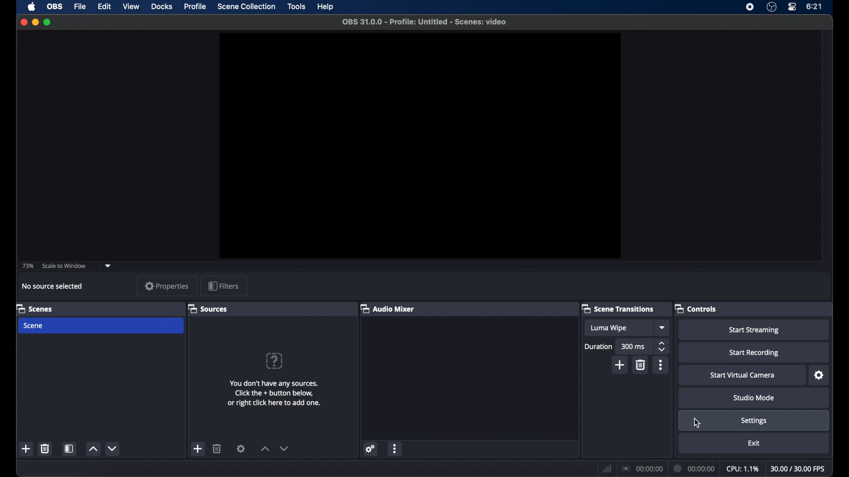 This screenshot has width=849, height=477. What do you see at coordinates (419, 145) in the screenshot?
I see `preview` at bounding box center [419, 145].